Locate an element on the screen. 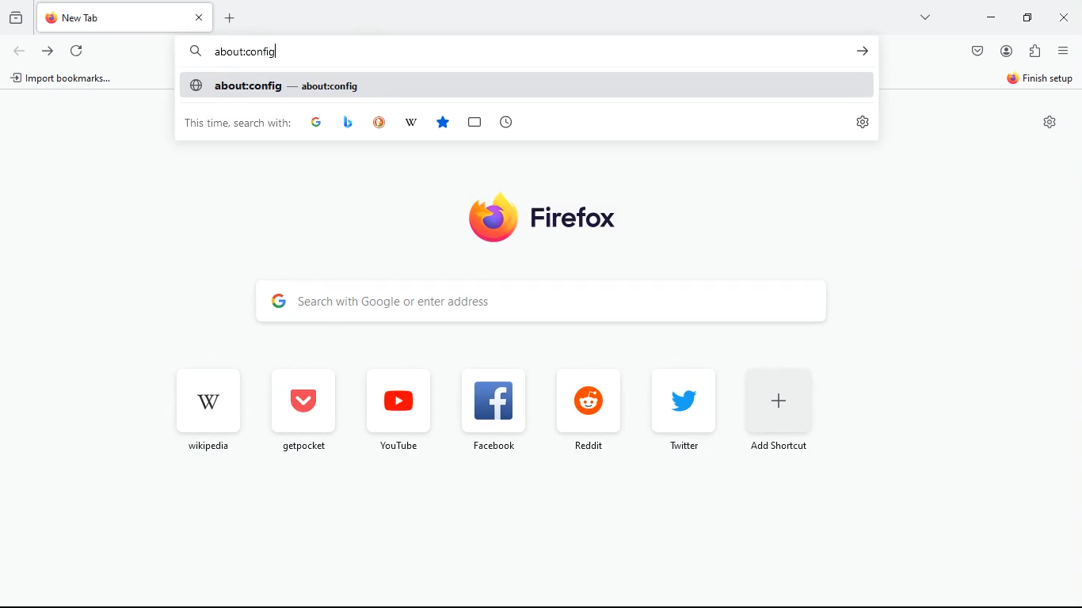  import bookmarks is located at coordinates (63, 79).